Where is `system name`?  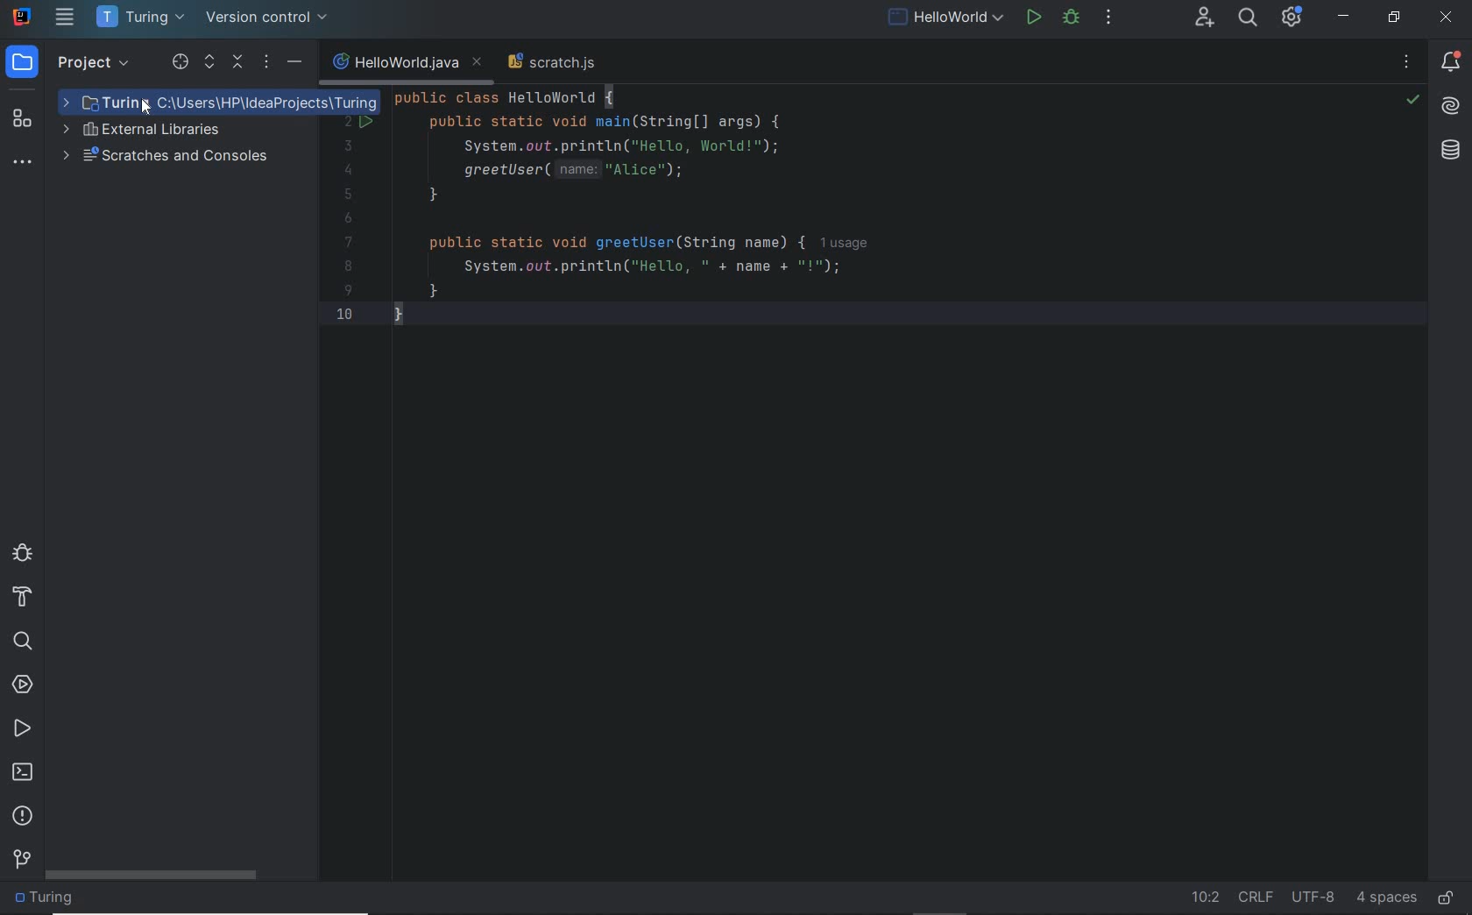
system name is located at coordinates (22, 17).